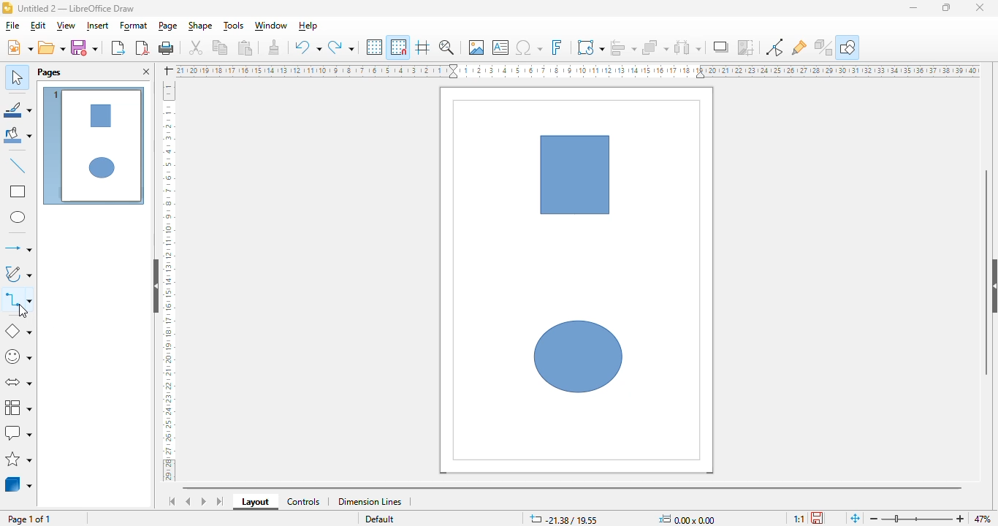 The width and height of the screenshot is (998, 526). I want to click on insert text box, so click(500, 47).